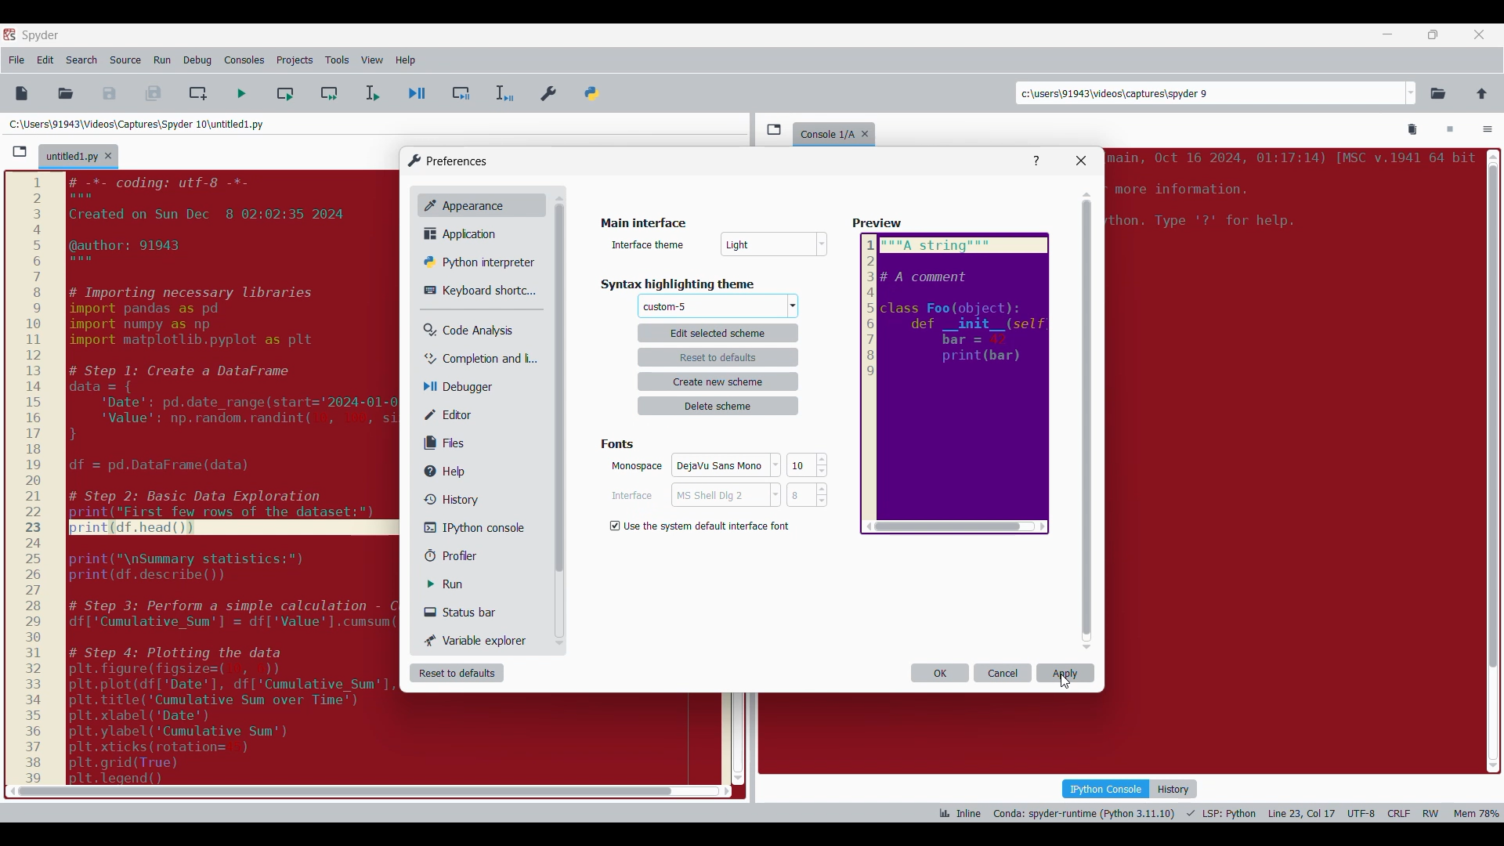 The image size is (1504, 846). What do you see at coordinates (1413, 130) in the screenshot?
I see `Remove all variables from namespace` at bounding box center [1413, 130].